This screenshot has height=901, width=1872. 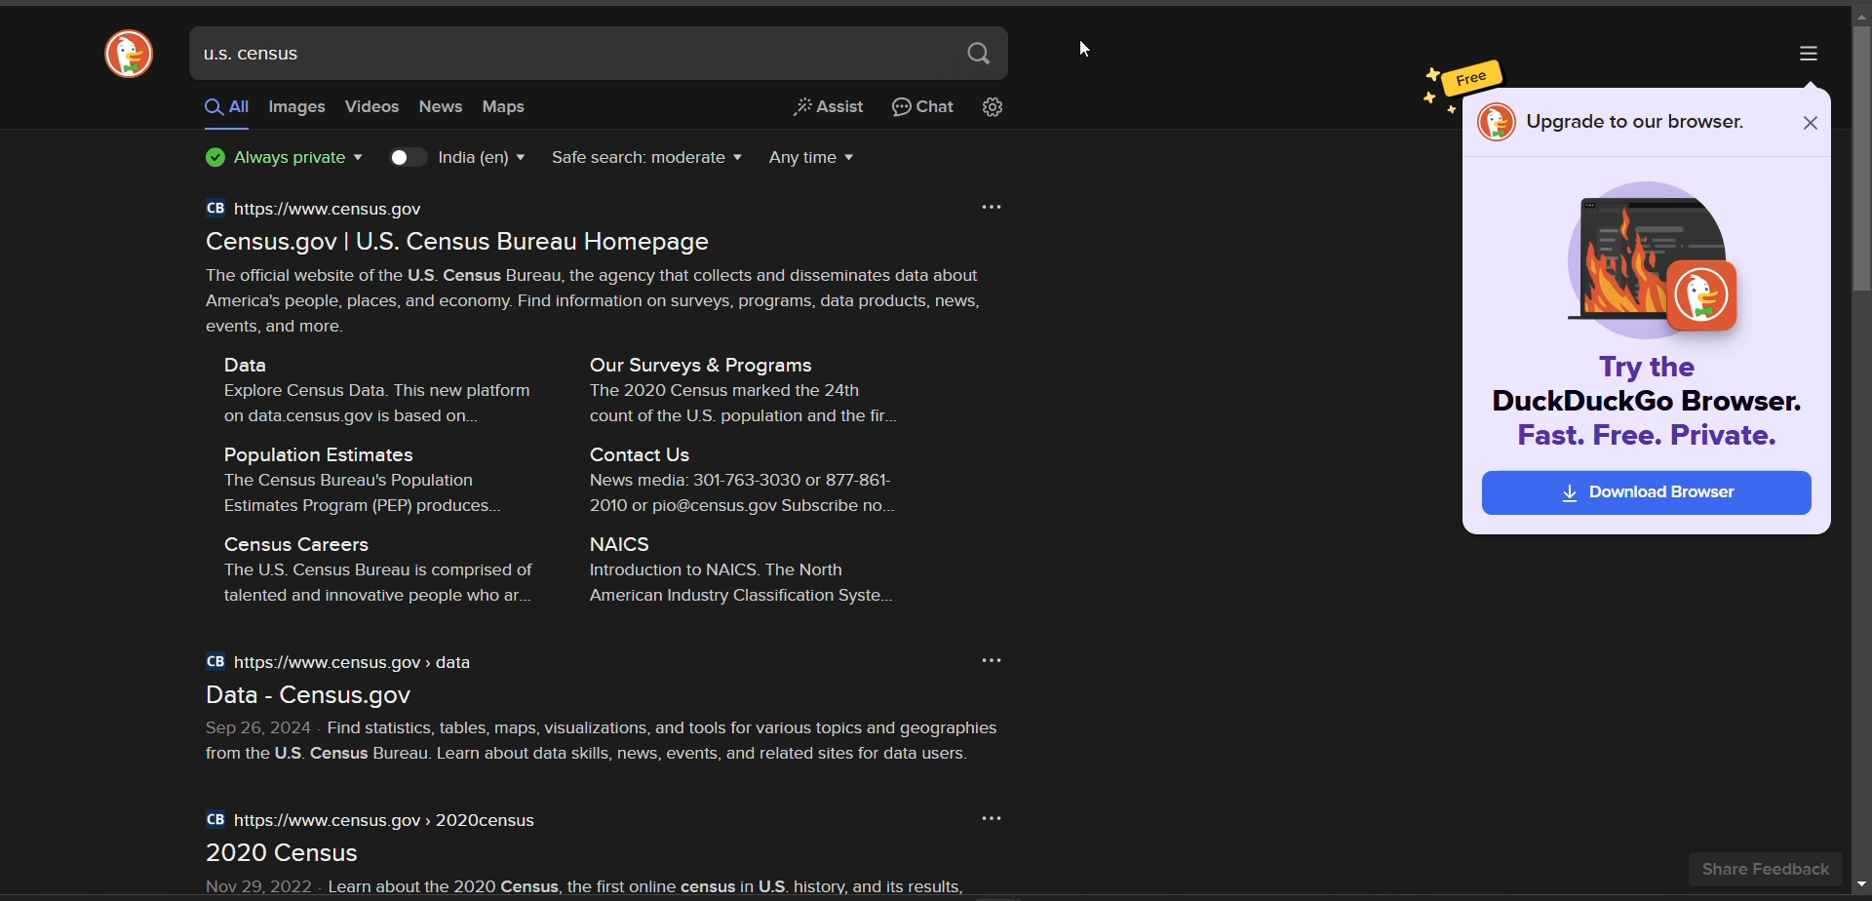 I want to click on Assist , so click(x=823, y=107).